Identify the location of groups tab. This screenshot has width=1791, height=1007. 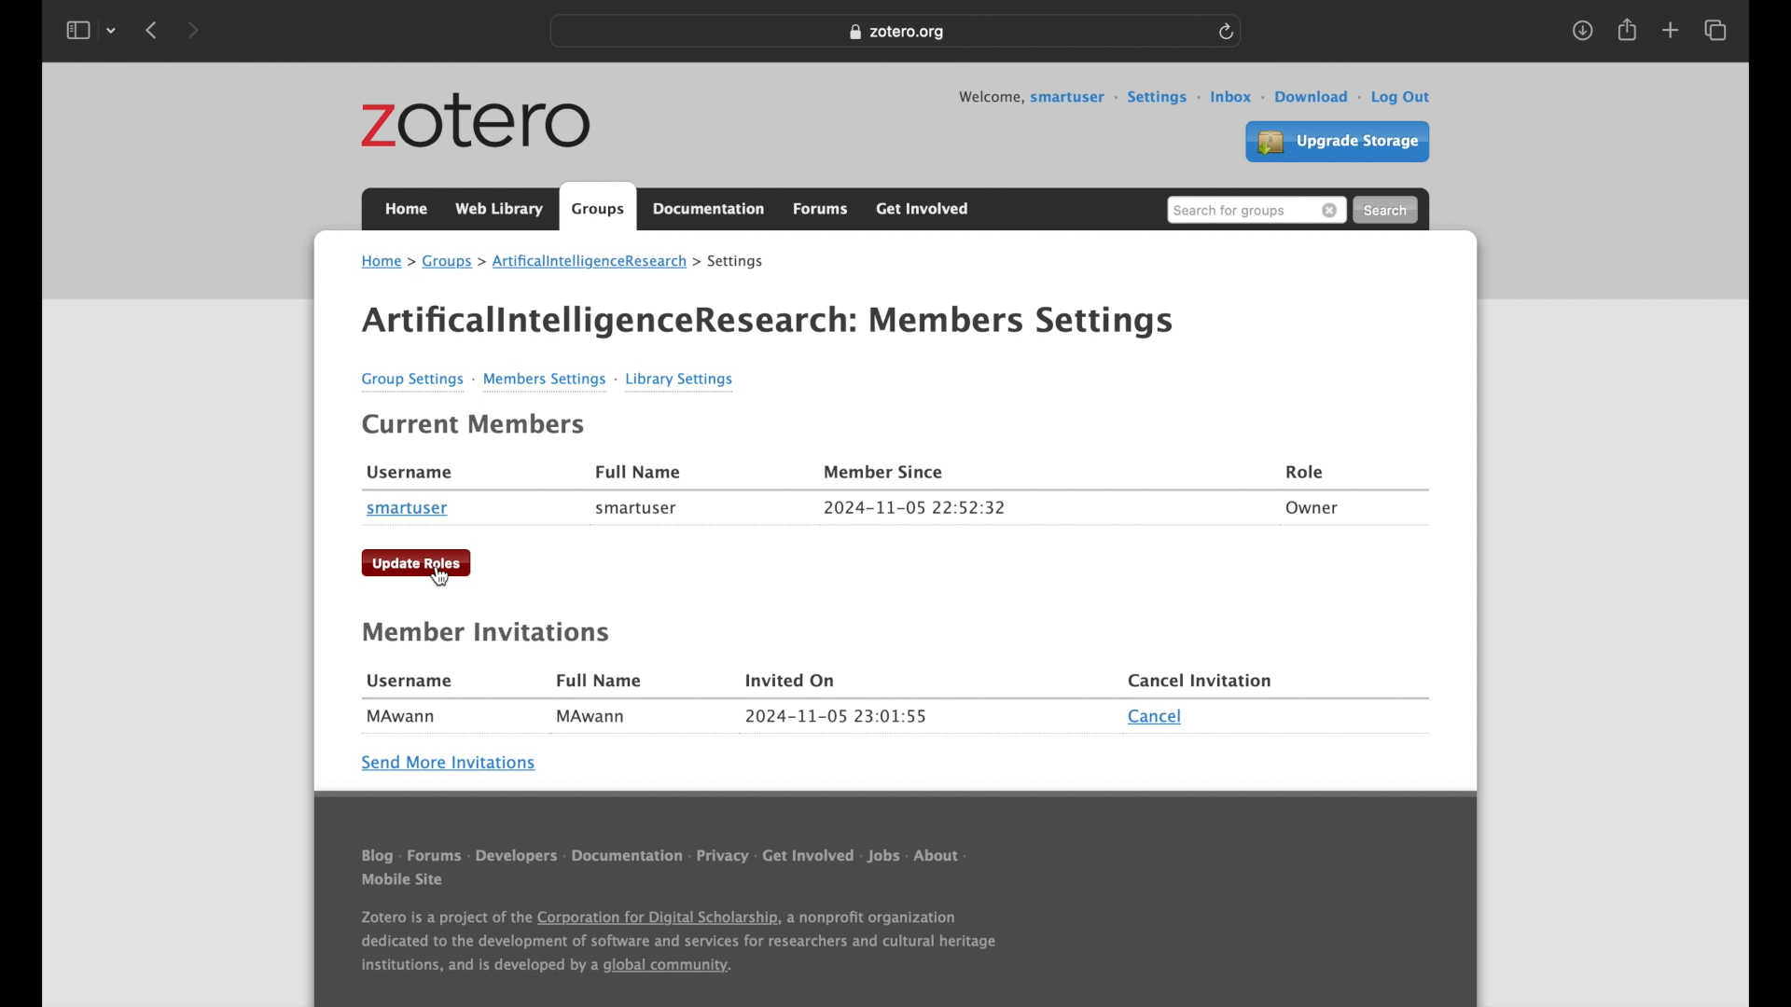
(598, 206).